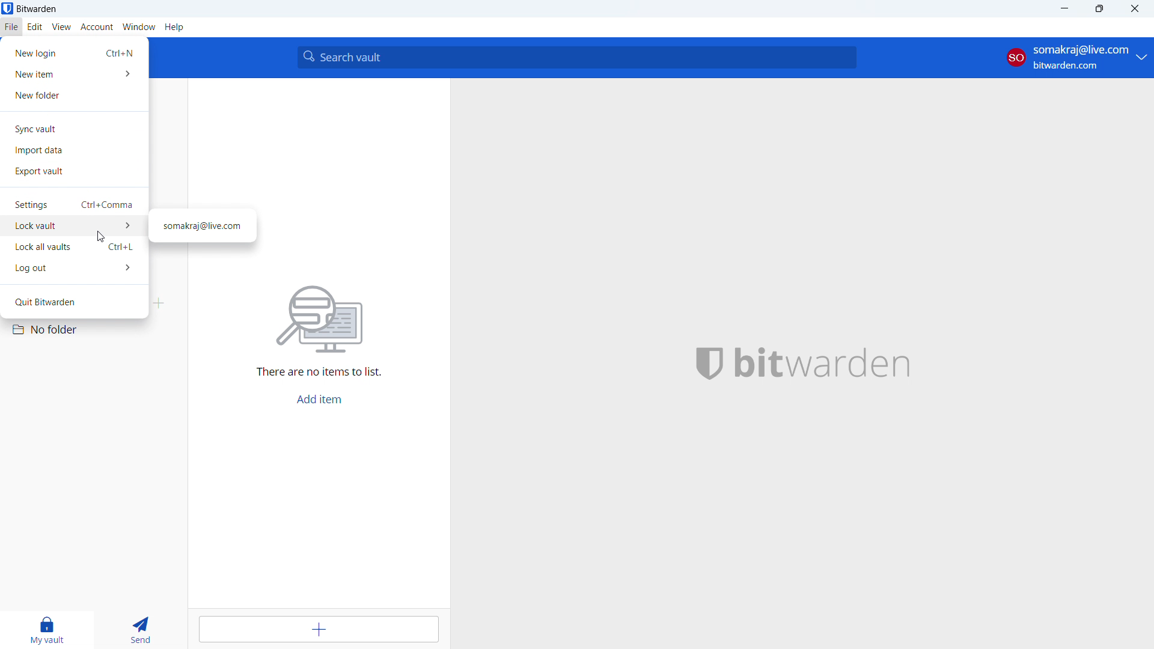 This screenshot has height=649, width=1154. Describe the element at coordinates (74, 302) in the screenshot. I see `quit bitwarden` at that location.